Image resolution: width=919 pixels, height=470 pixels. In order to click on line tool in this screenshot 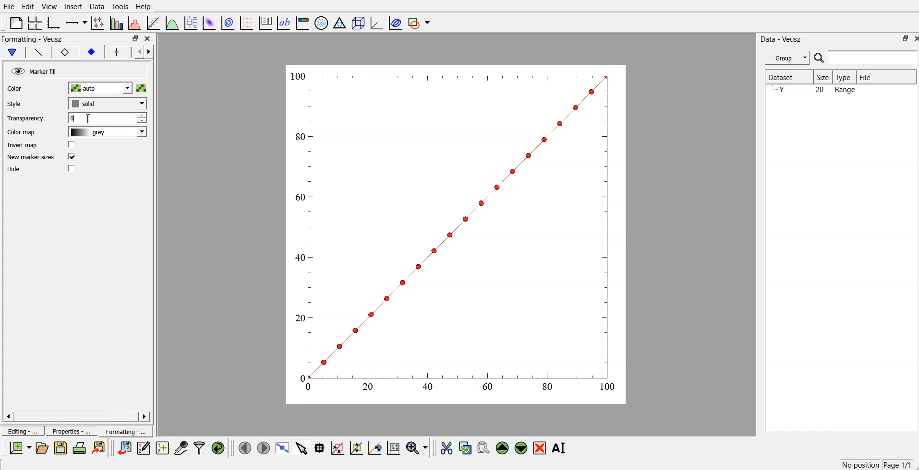, I will do `click(36, 51)`.